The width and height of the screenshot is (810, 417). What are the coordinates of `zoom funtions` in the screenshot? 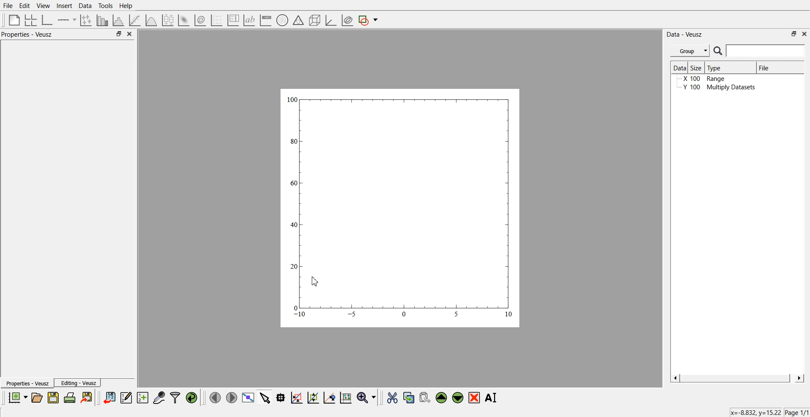 It's located at (366, 398).